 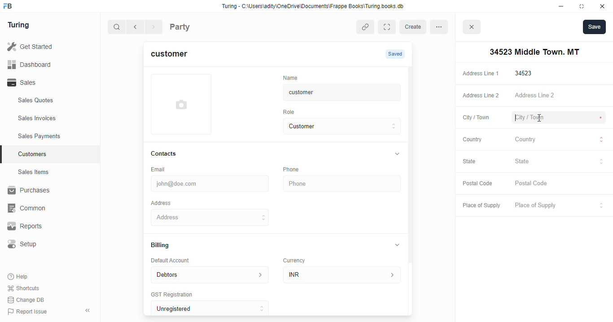 What do you see at coordinates (45, 244) in the screenshot?
I see `Setup` at bounding box center [45, 244].